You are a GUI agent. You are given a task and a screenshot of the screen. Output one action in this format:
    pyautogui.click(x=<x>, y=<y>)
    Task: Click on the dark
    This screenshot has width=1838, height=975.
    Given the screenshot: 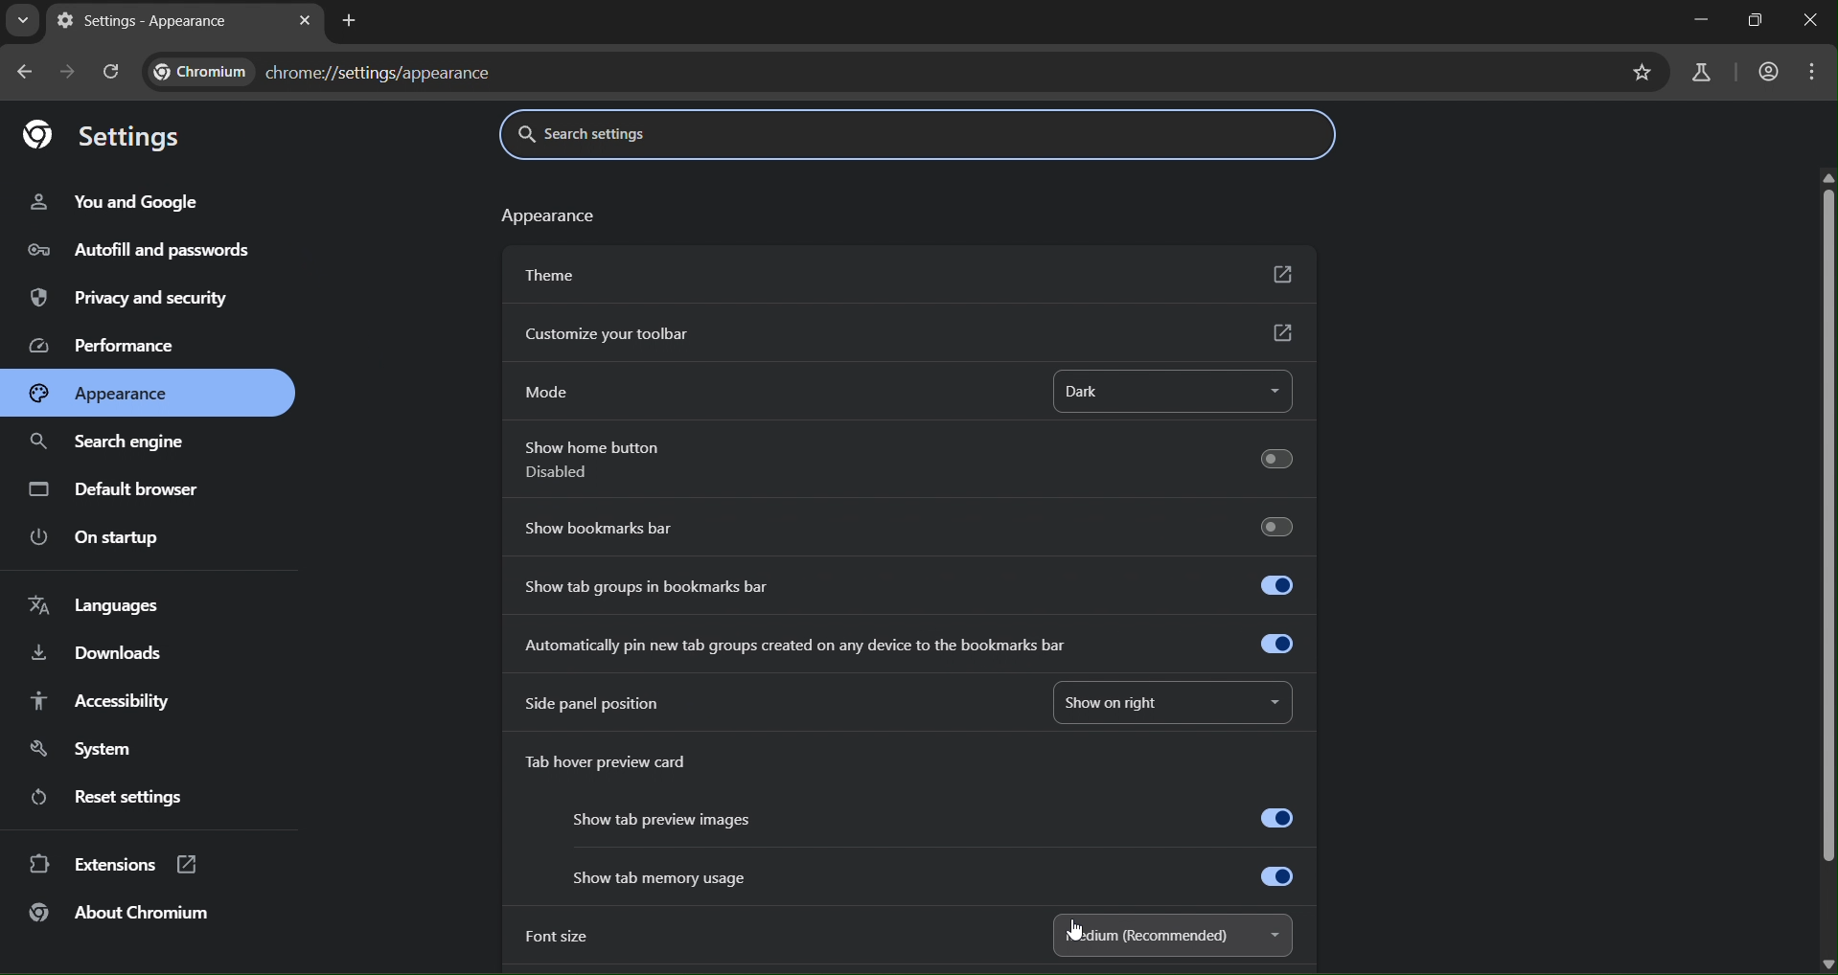 What is the action you would take?
    pyautogui.click(x=1140, y=388)
    